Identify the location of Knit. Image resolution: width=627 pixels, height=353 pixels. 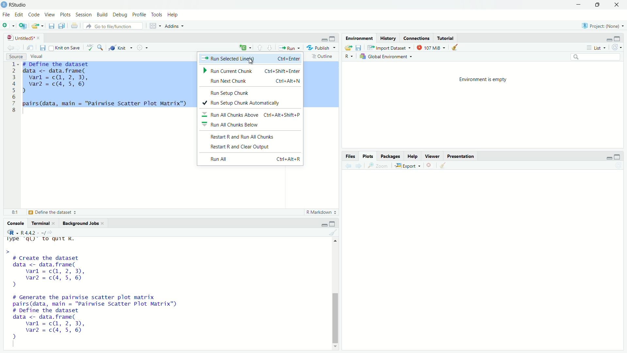
(121, 48).